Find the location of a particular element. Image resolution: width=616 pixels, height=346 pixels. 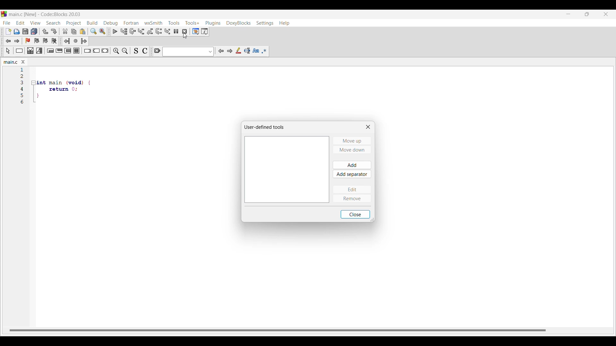

Step out is located at coordinates (150, 31).